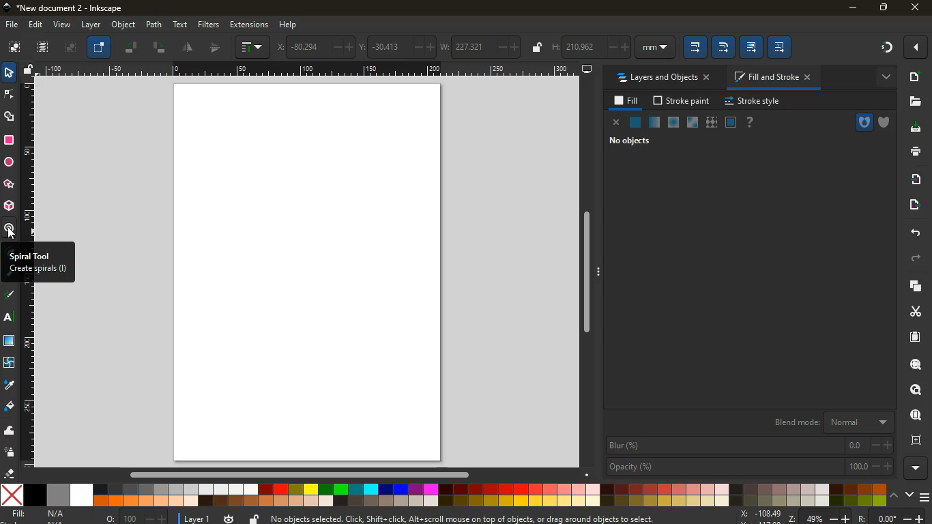  Describe the element at coordinates (10, 118) in the screenshot. I see `shape` at that location.